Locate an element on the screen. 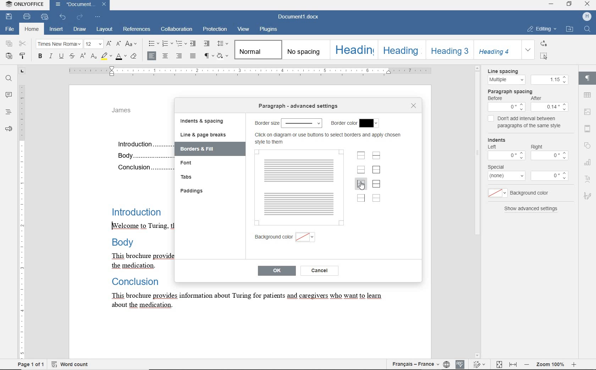  border options is located at coordinates (303, 123).